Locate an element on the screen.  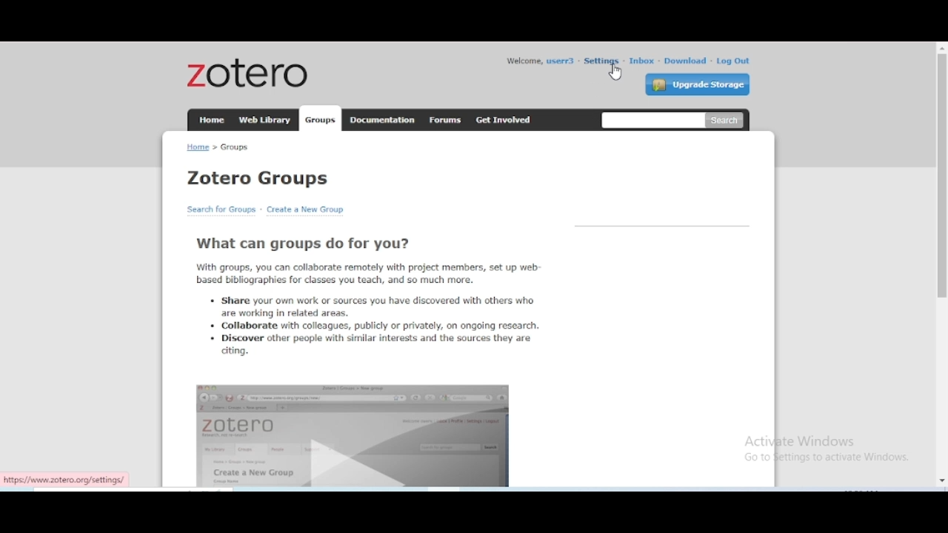
create a new group is located at coordinates (304, 209).